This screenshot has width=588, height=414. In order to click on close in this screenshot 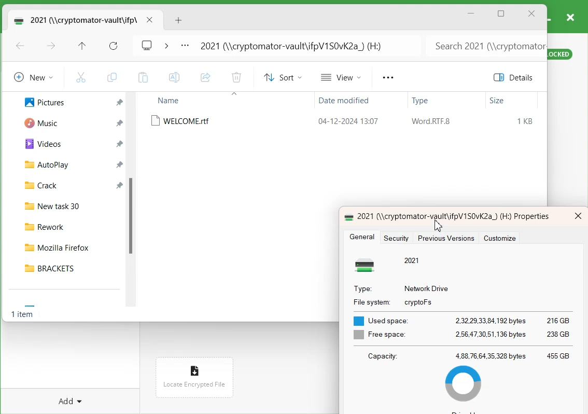, I will do `click(578, 216)`.